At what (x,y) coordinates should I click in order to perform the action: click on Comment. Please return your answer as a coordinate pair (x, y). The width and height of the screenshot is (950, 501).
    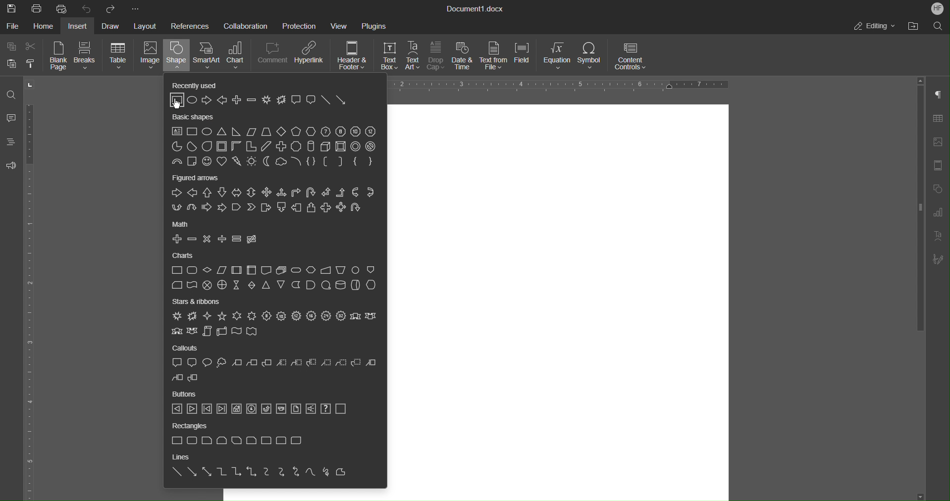
    Looking at the image, I should click on (273, 57).